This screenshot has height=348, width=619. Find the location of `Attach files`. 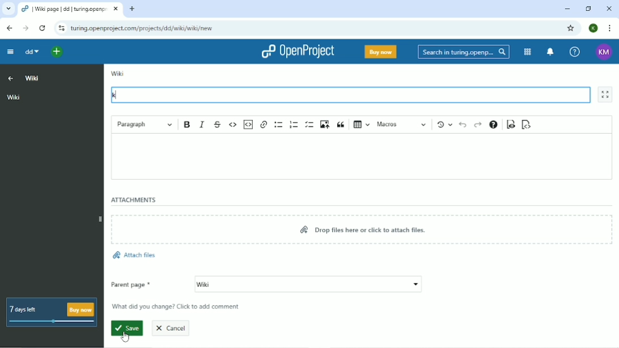

Attach files is located at coordinates (136, 254).